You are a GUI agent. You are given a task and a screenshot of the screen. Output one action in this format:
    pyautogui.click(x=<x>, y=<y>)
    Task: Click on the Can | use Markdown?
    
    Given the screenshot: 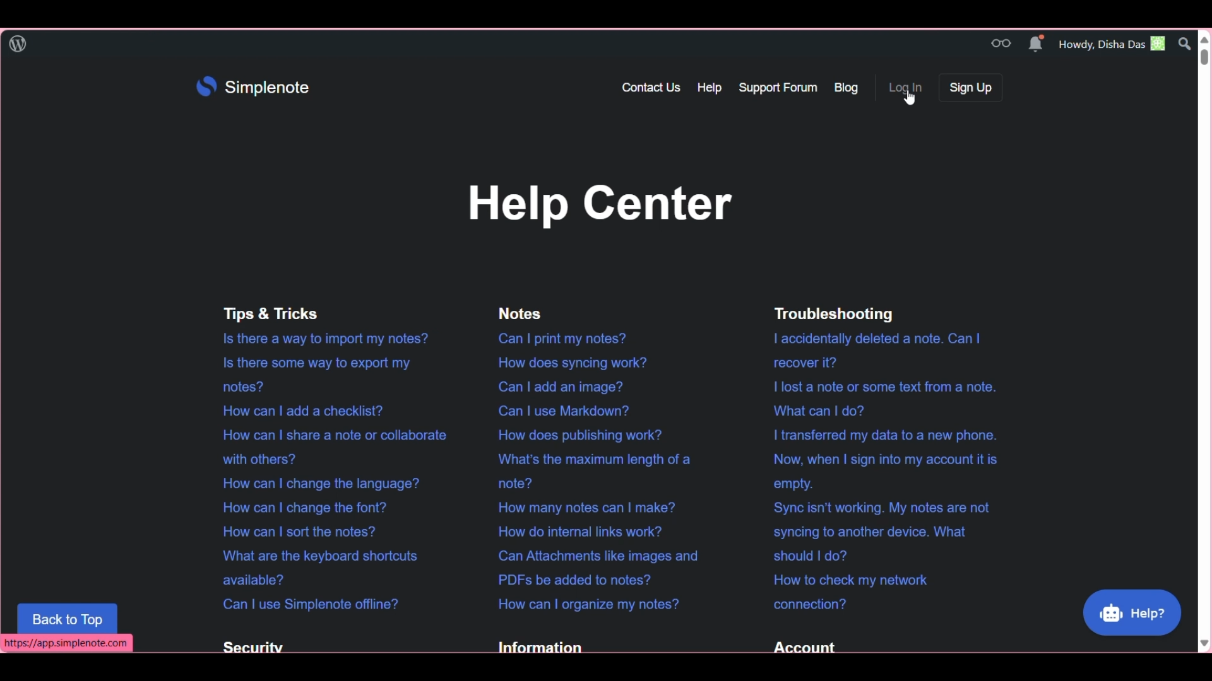 What is the action you would take?
    pyautogui.click(x=569, y=410)
    